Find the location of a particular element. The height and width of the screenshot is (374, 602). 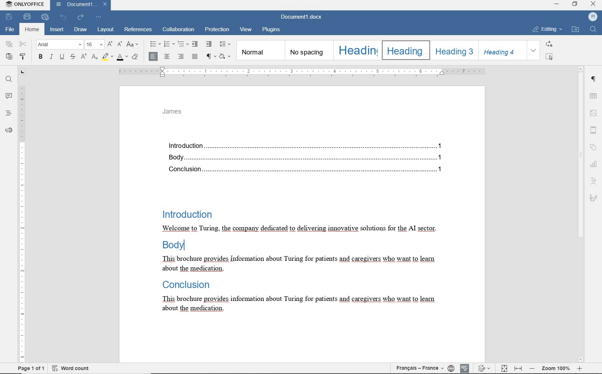

HOME is located at coordinates (31, 30).